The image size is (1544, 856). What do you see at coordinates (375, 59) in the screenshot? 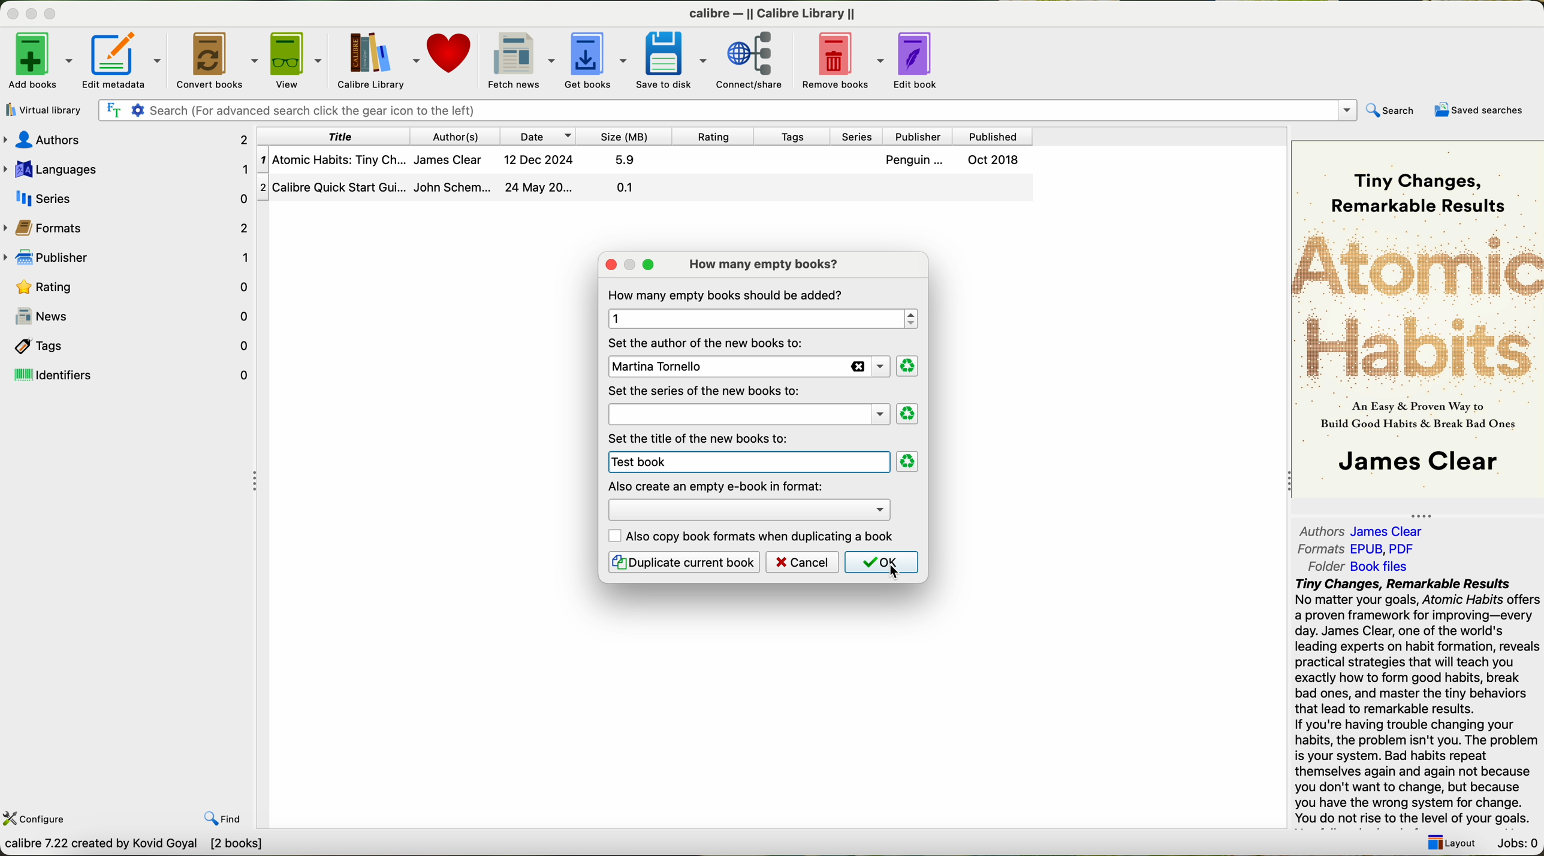
I see `calibre library` at bounding box center [375, 59].